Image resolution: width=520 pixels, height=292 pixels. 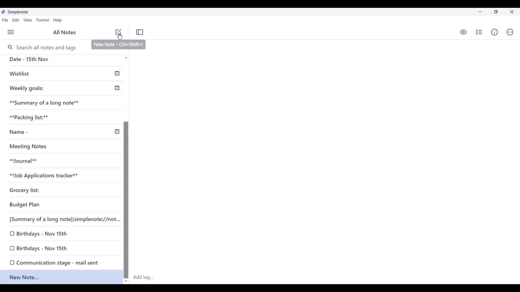 I want to click on Birthdays - Nov 15th, so click(x=45, y=249).